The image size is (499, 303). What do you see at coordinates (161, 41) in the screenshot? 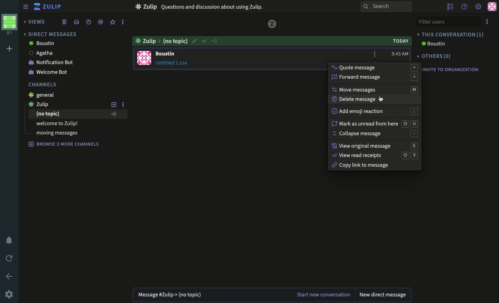
I see `zulip no topic` at bounding box center [161, 41].